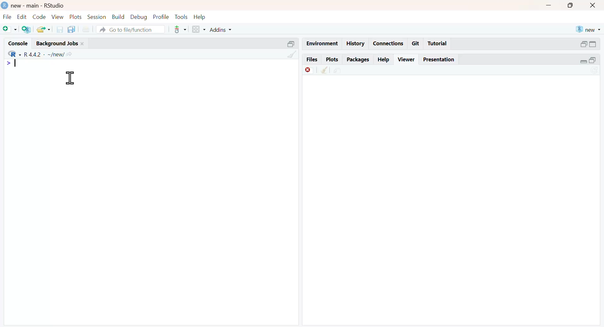  Describe the element at coordinates (199, 29) in the screenshot. I see `grid` at that location.